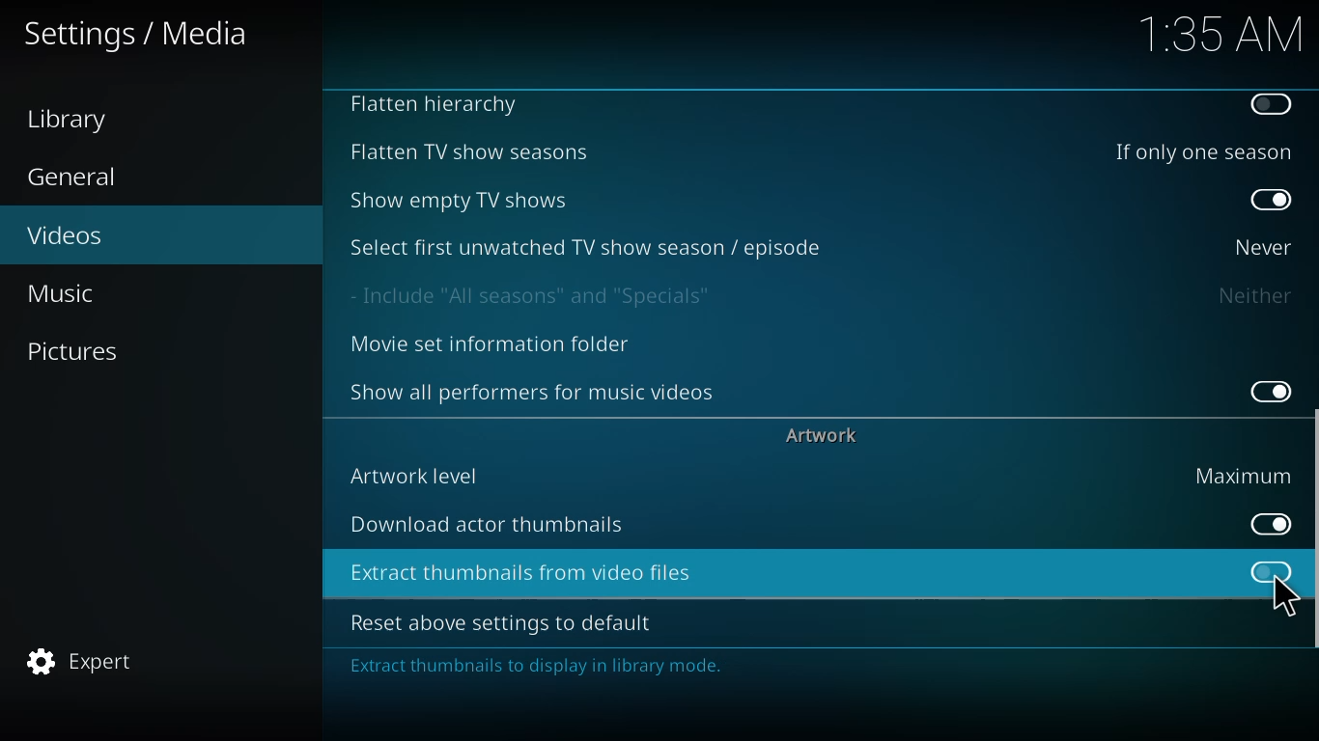 The height and width of the screenshot is (741, 1319). Describe the element at coordinates (463, 200) in the screenshot. I see `show empty tv shows` at that location.